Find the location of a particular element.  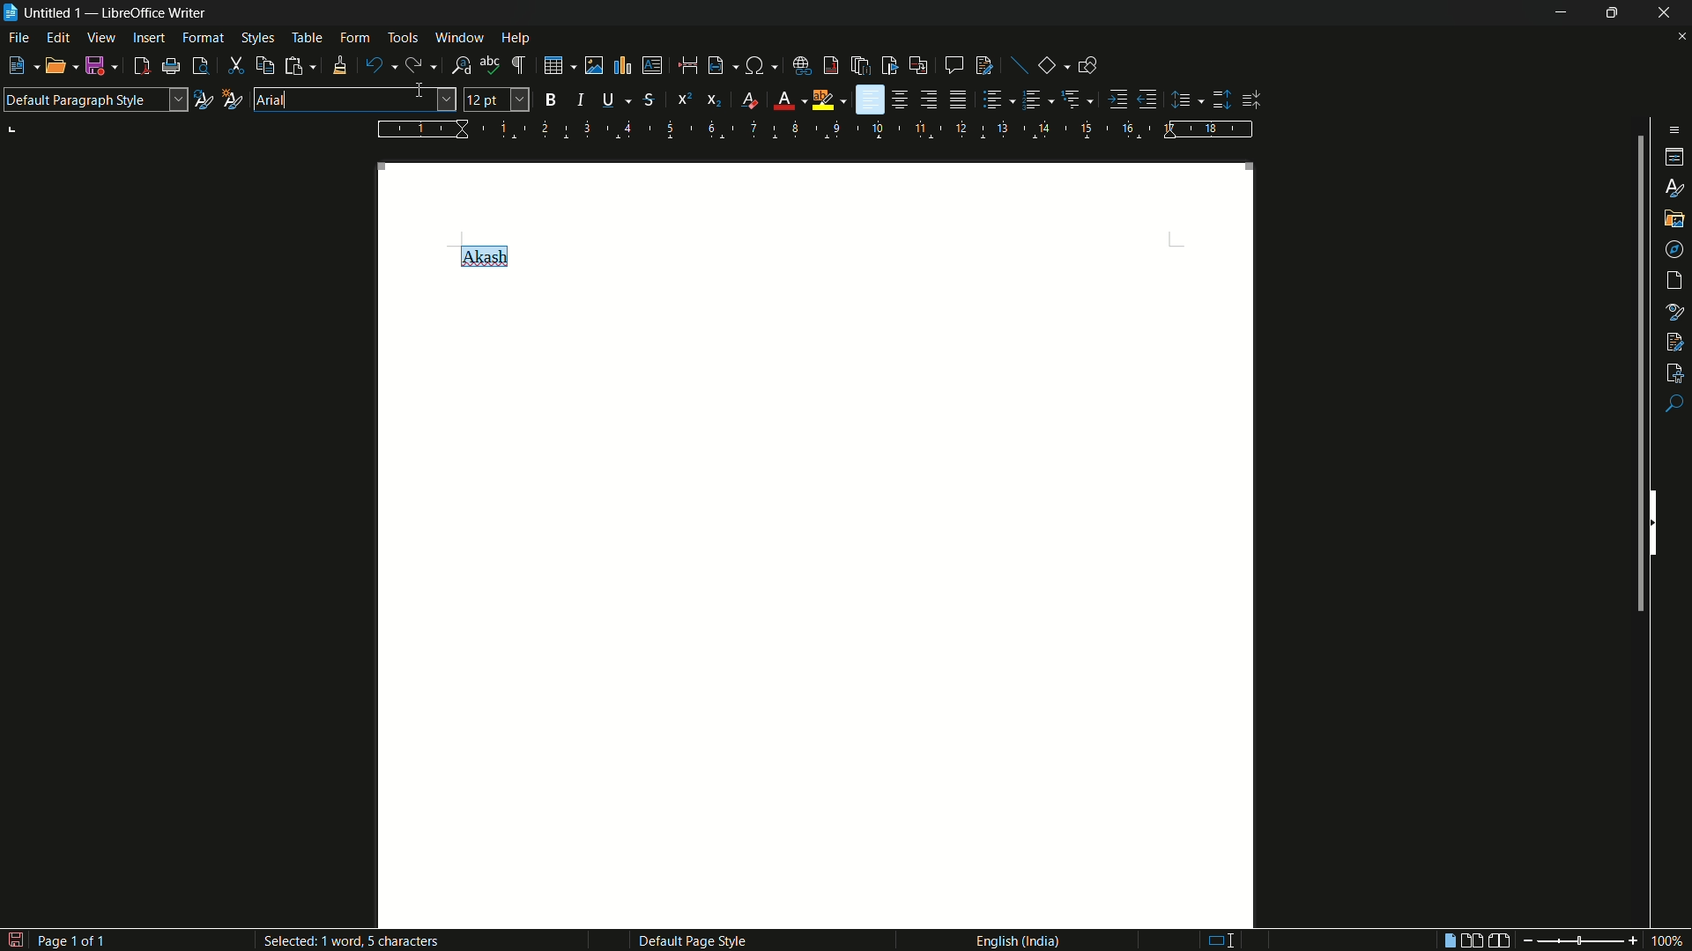

subscript is located at coordinates (716, 100).